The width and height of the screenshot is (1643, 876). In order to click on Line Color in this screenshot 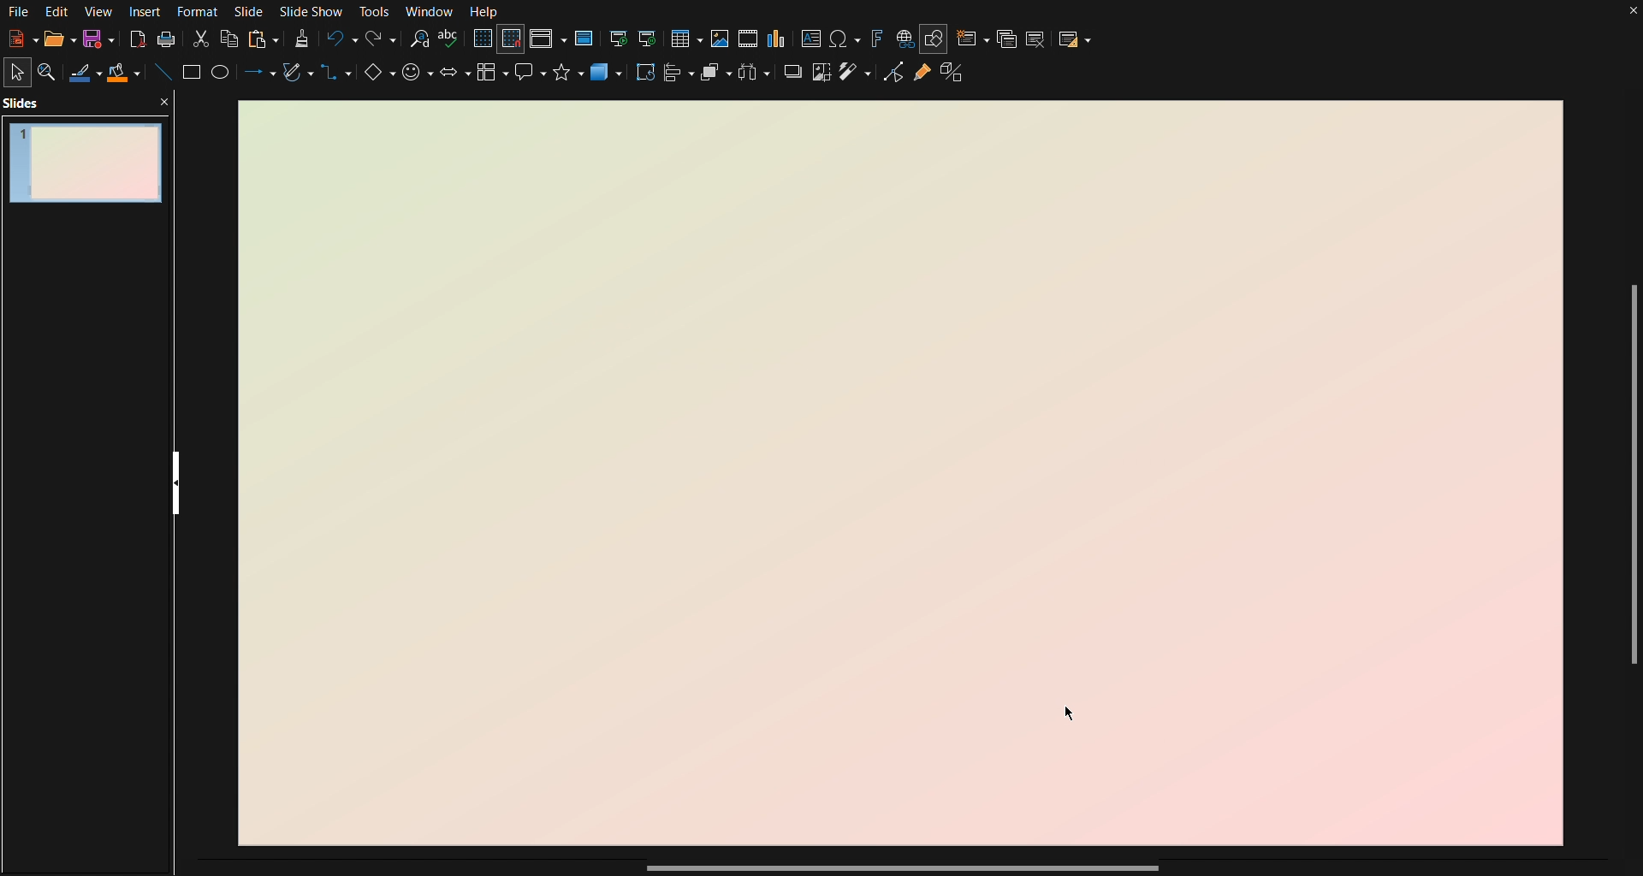, I will do `click(85, 74)`.